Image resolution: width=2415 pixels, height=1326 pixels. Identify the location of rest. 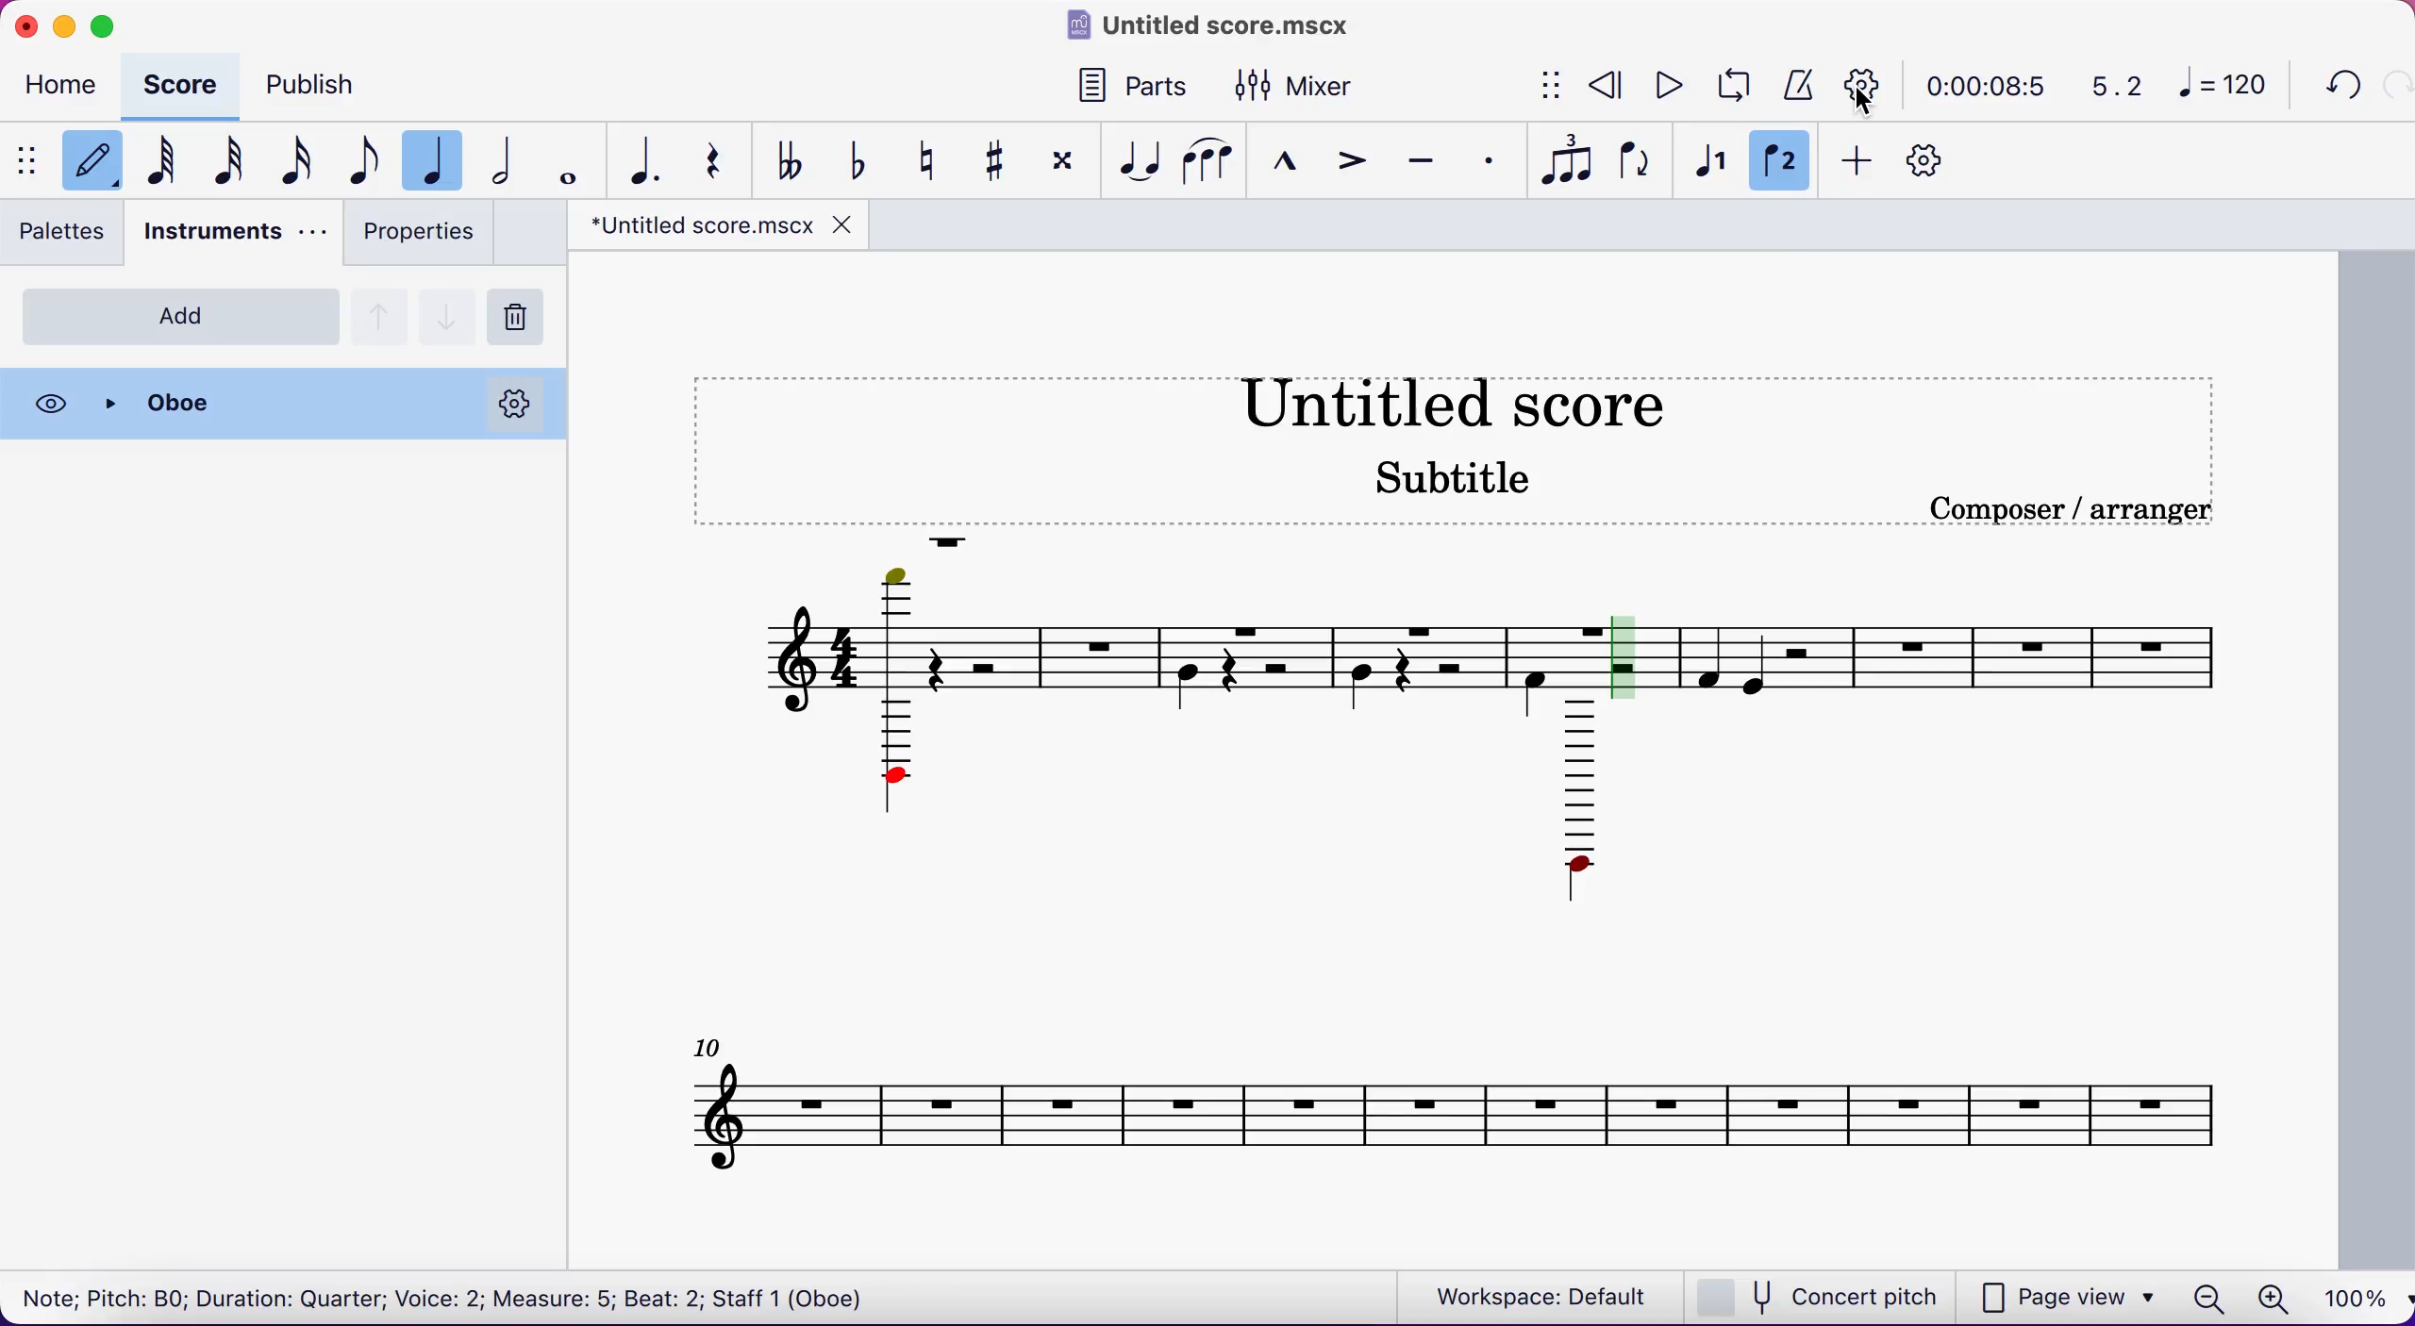
(720, 158).